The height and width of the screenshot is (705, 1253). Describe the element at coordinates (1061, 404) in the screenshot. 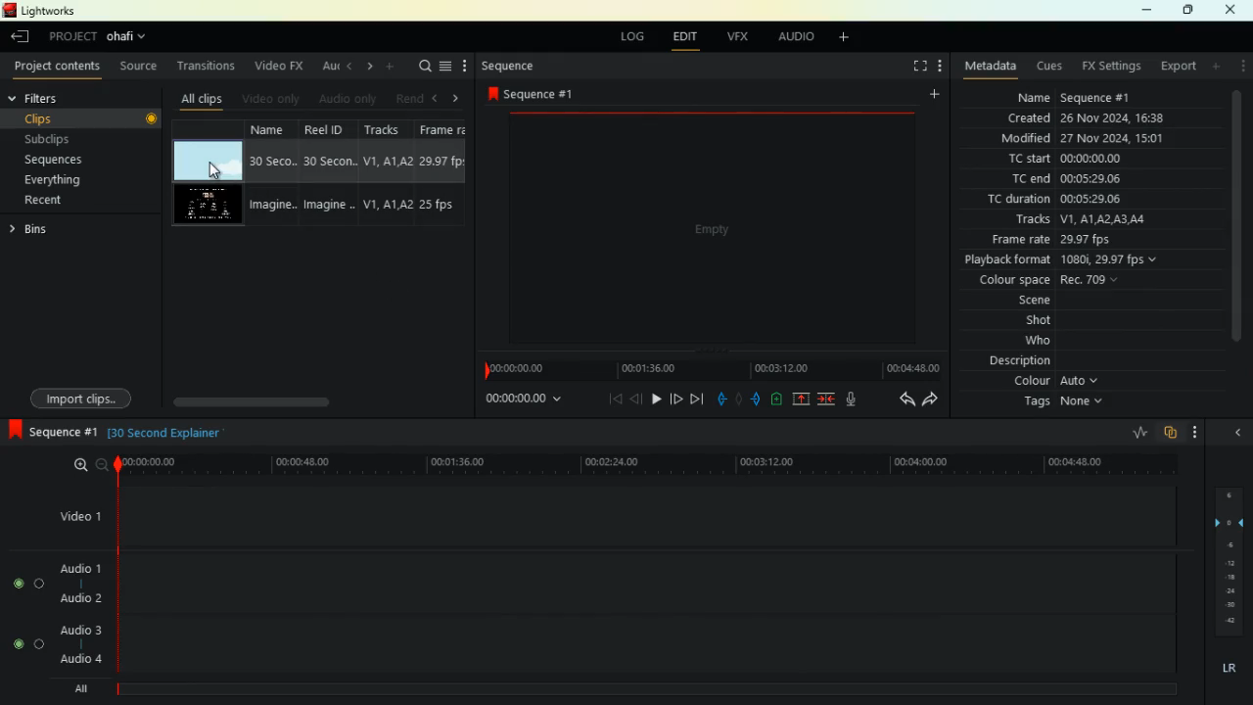

I see `tags none` at that location.